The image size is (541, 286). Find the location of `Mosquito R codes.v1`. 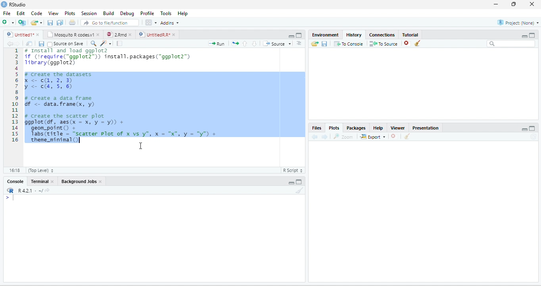

Mosquito R codes.v1 is located at coordinates (70, 34).